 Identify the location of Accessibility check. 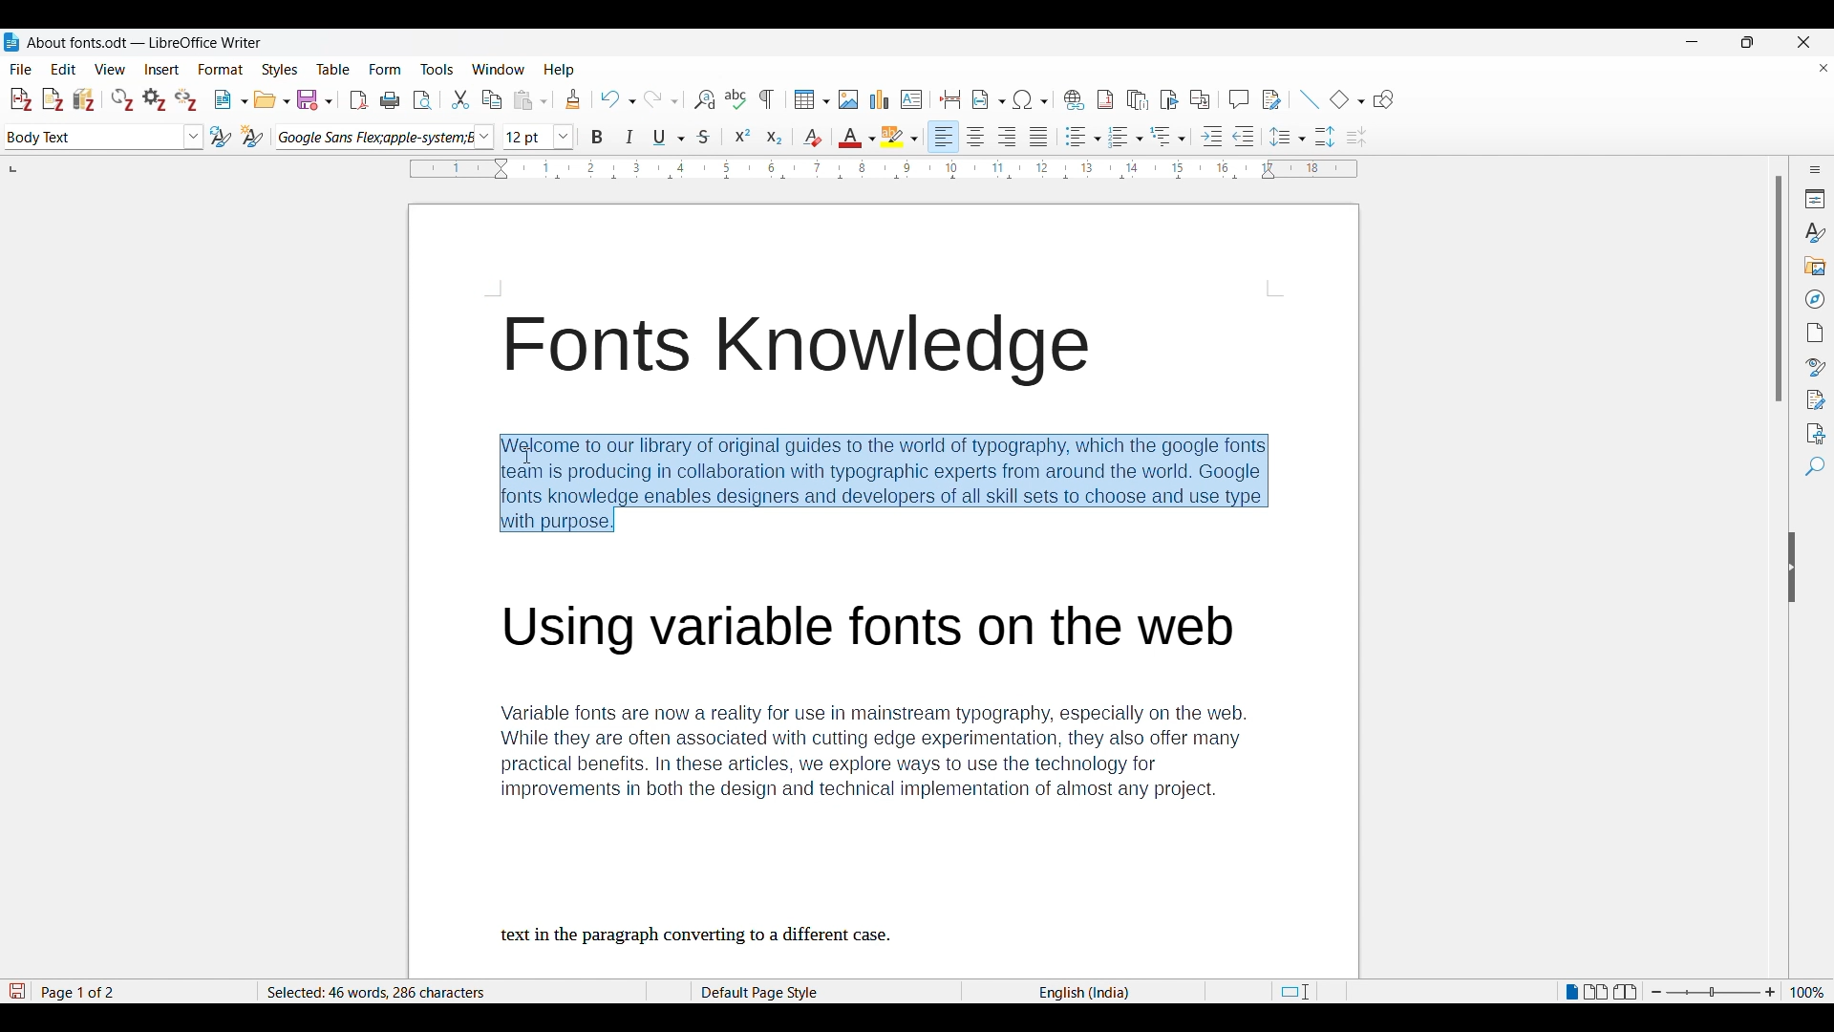
(1816, 434).